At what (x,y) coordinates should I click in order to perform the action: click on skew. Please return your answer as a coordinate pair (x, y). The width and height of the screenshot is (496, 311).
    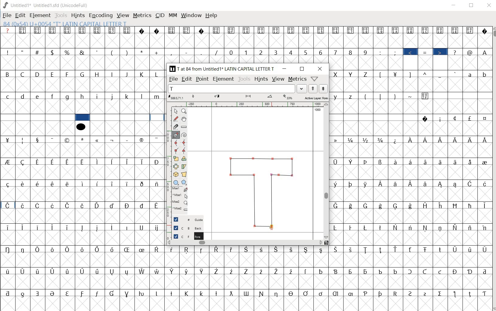
    Looking at the image, I should click on (185, 166).